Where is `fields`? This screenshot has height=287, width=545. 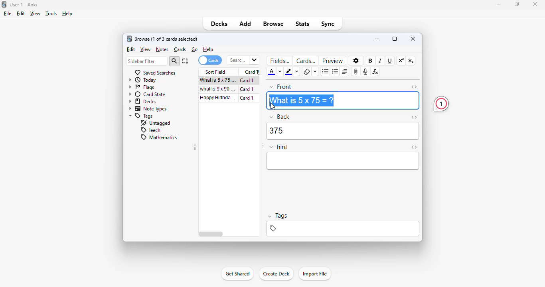
fields is located at coordinates (280, 61).